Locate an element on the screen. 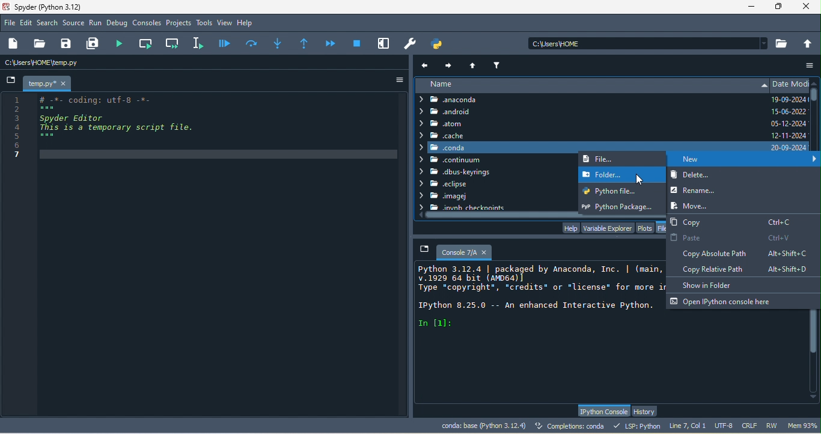 This screenshot has height=434, width=821. horizontal scroll bar is located at coordinates (541, 215).